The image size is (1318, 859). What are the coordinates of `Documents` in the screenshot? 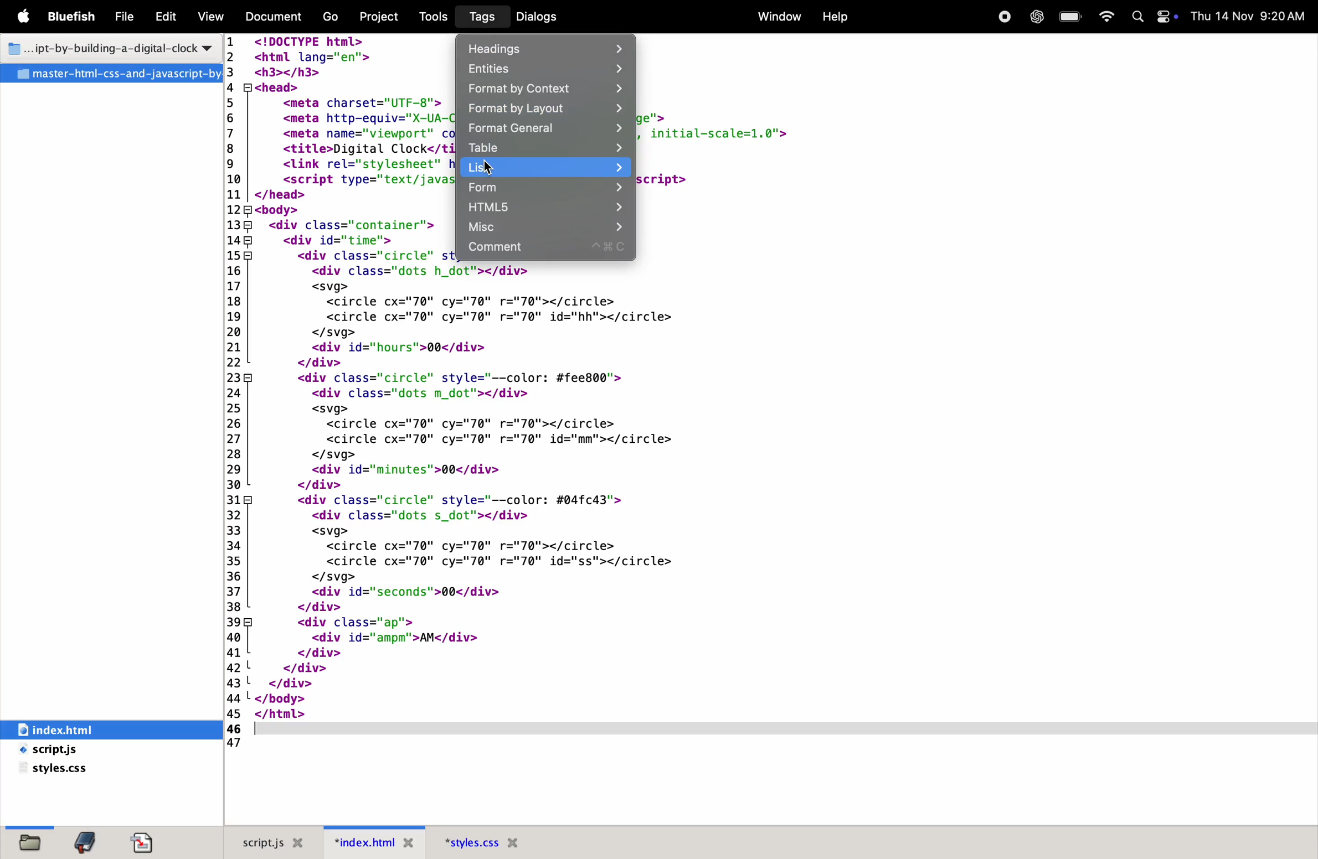 It's located at (275, 17).